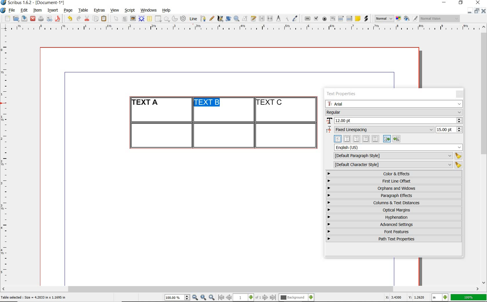 Image resolution: width=487 pixels, height=302 pixels. Describe the element at coordinates (411, 19) in the screenshot. I see `preview mode` at that location.